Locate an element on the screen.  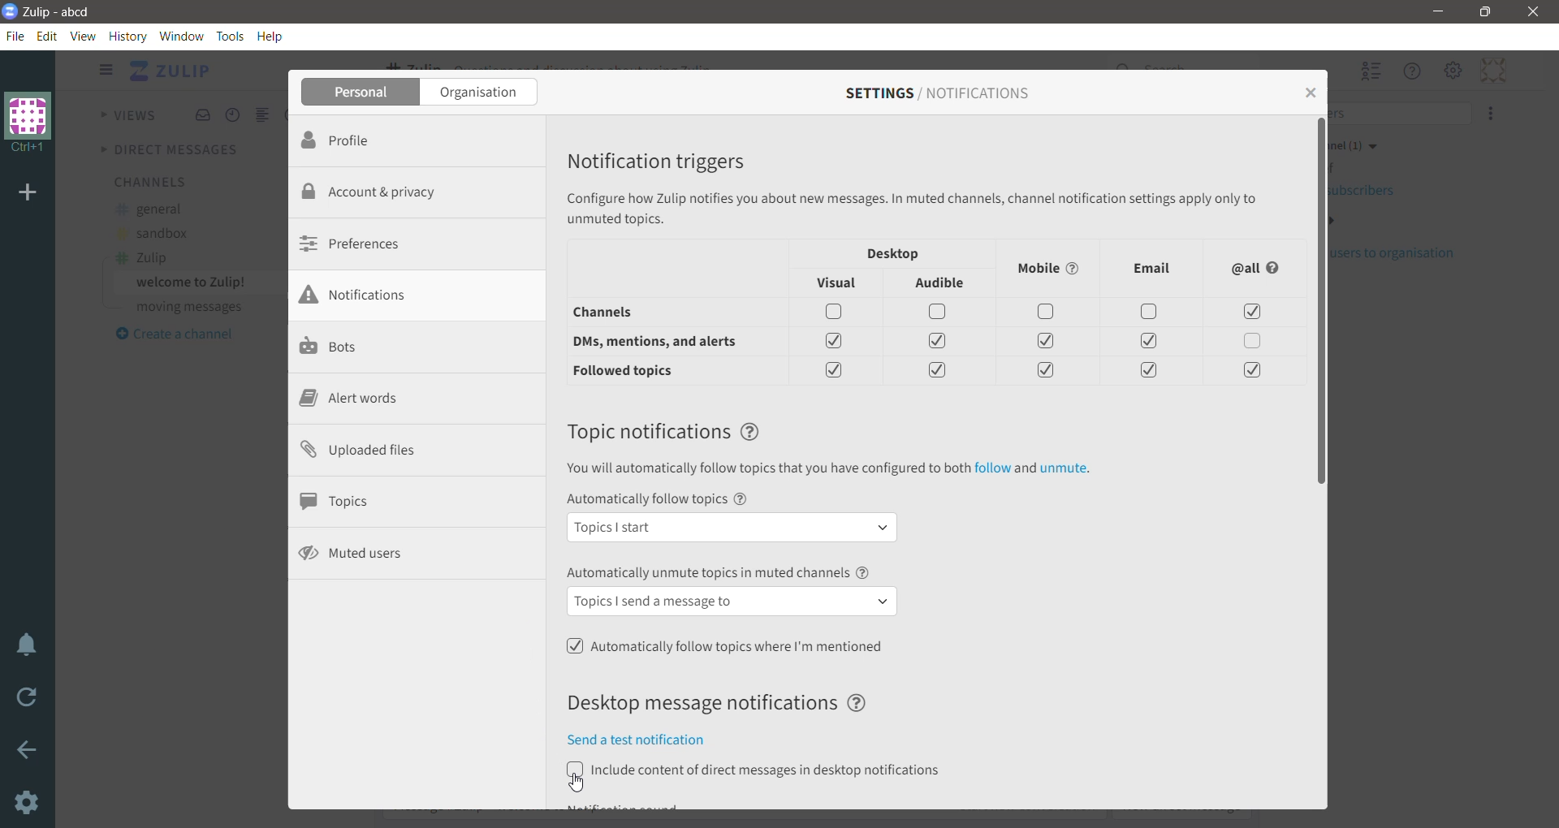
DMs, mentions, and alerts is located at coordinates (663, 342).